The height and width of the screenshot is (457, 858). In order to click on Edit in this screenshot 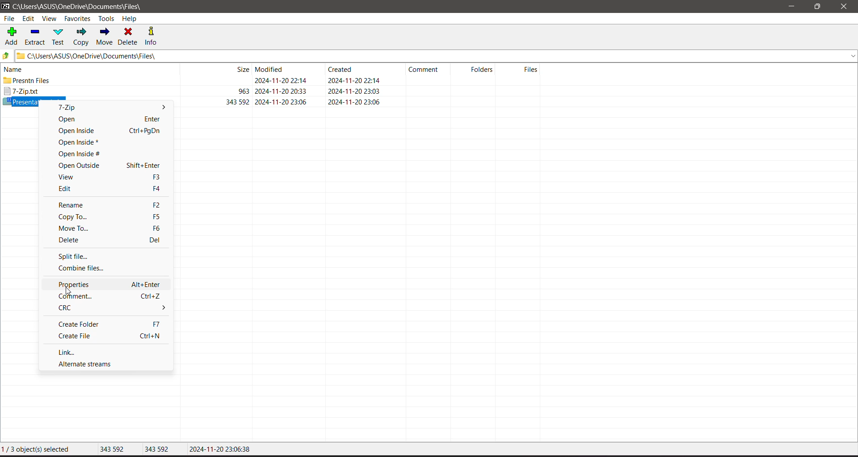, I will do `click(106, 189)`.